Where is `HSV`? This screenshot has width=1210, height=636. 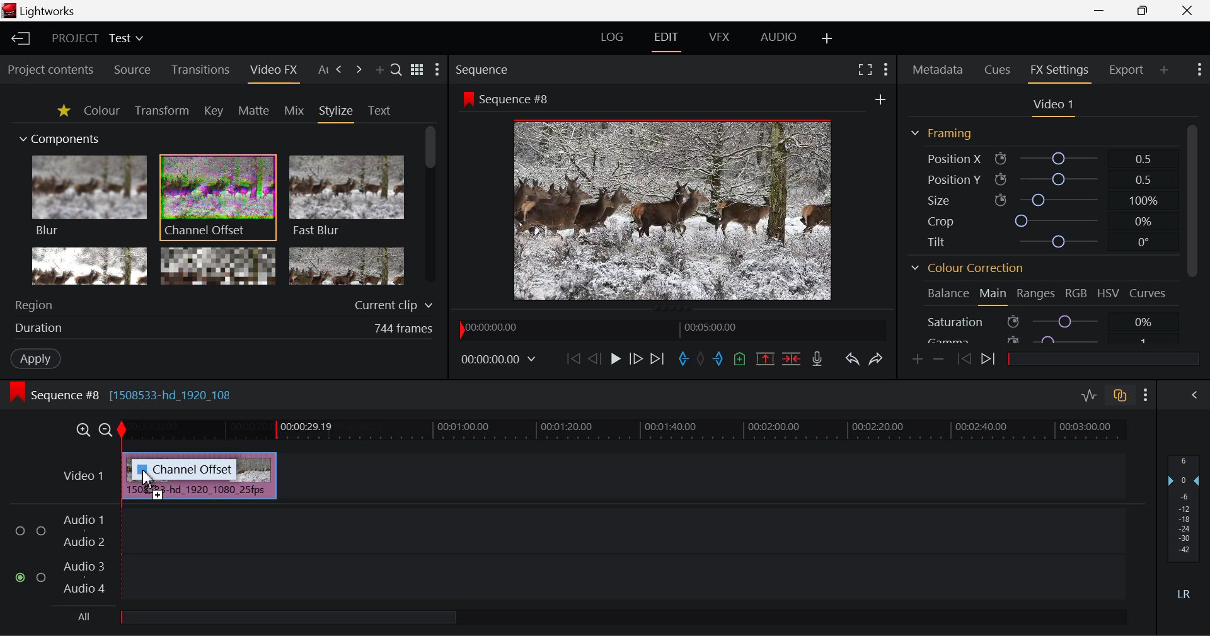
HSV is located at coordinates (1108, 293).